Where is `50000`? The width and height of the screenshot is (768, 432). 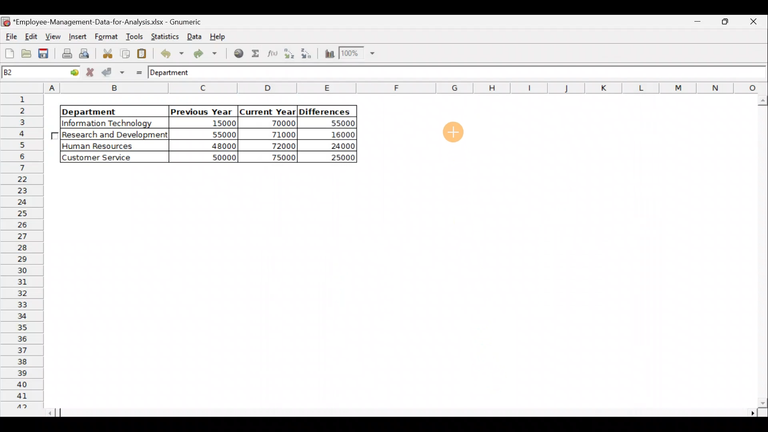
50000 is located at coordinates (212, 156).